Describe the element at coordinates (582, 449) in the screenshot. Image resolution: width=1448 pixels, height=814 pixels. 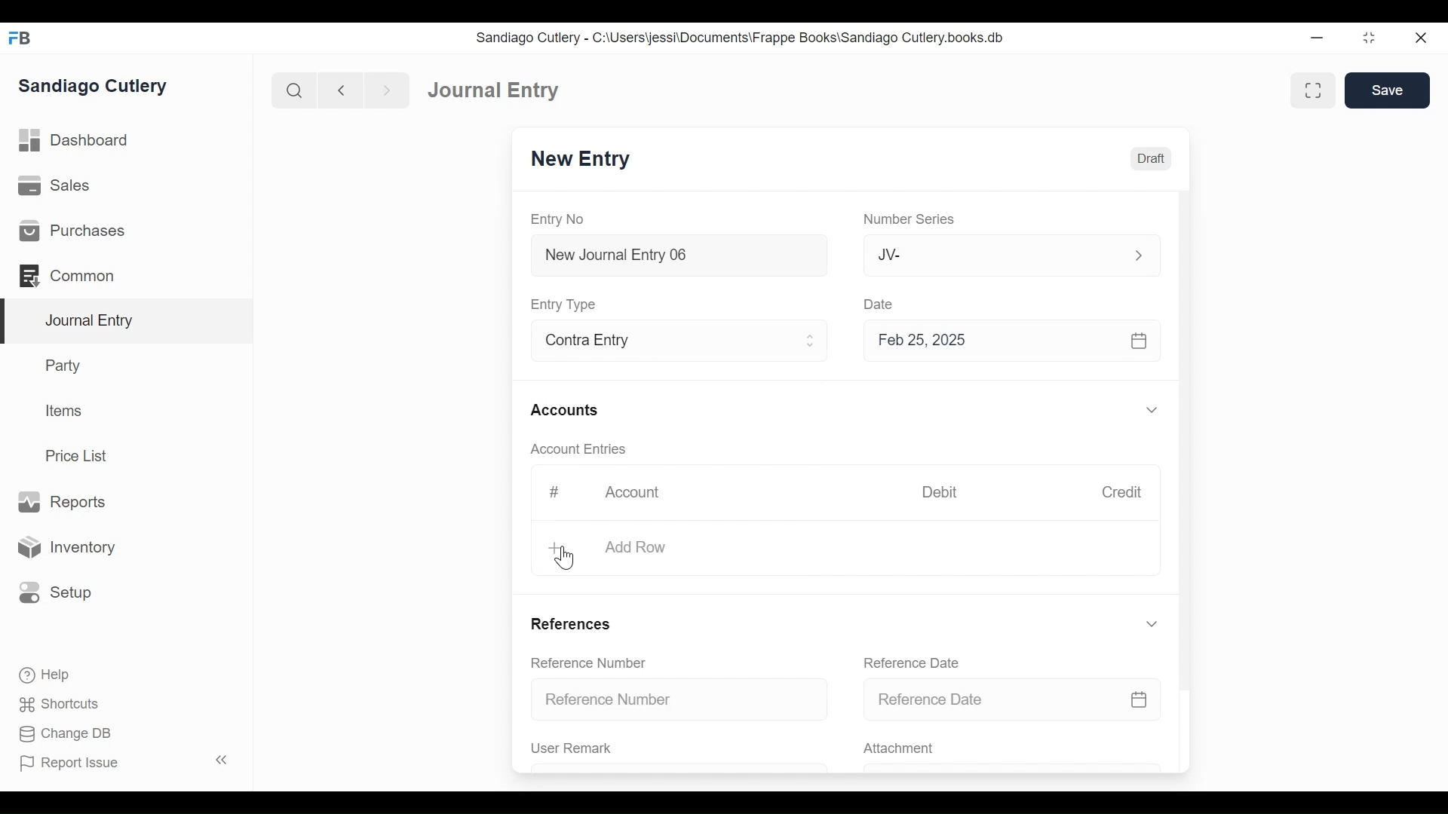
I see `Account Entries` at that location.